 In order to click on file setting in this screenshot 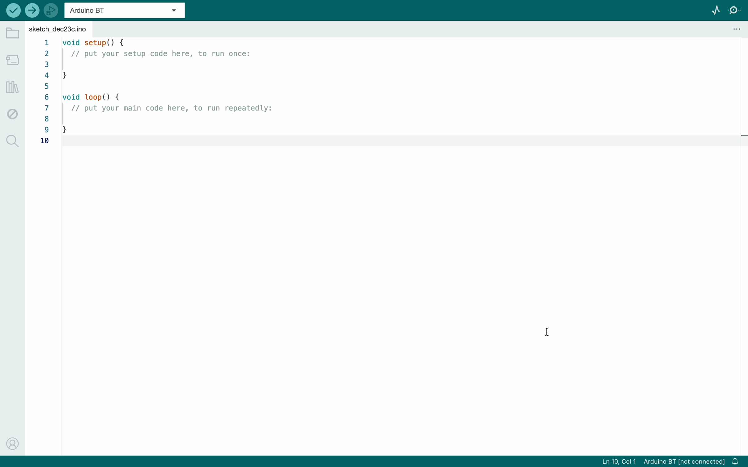, I will do `click(736, 29)`.